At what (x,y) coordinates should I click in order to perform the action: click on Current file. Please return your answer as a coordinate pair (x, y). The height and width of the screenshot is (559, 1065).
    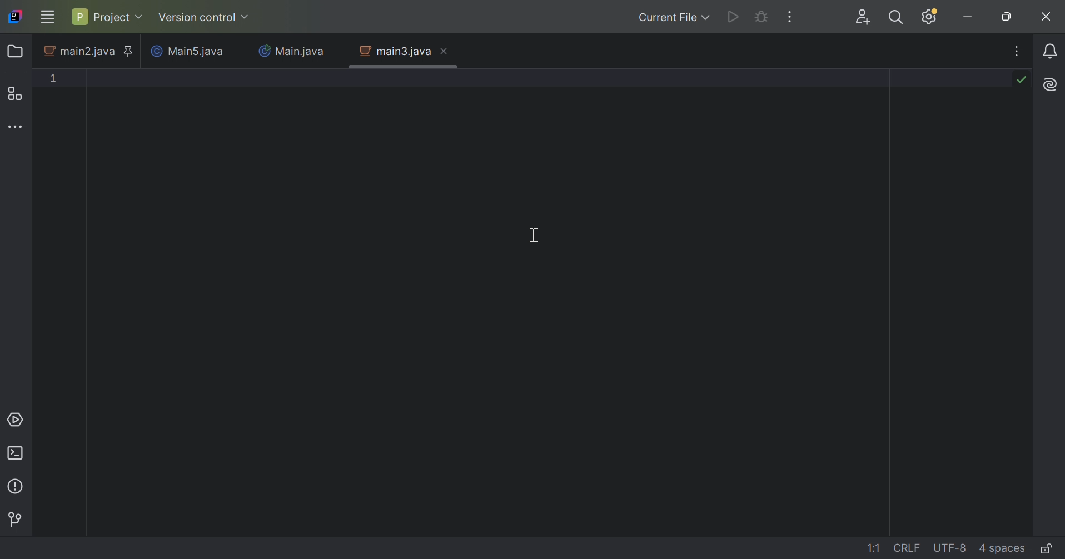
    Looking at the image, I should click on (674, 17).